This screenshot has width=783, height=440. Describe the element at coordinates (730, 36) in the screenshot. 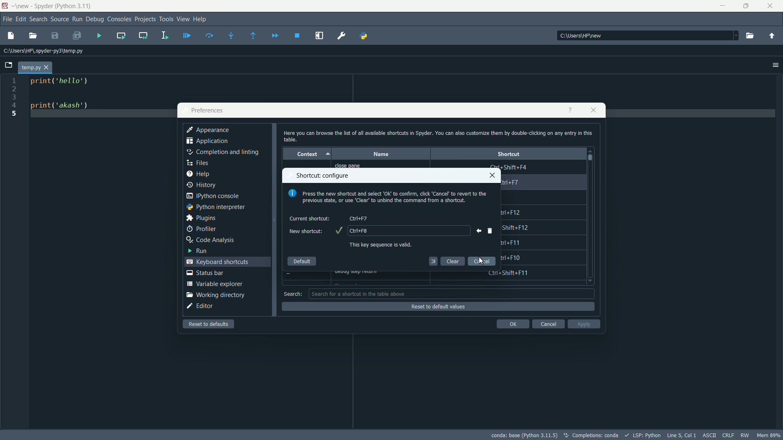

I see `More Options` at that location.